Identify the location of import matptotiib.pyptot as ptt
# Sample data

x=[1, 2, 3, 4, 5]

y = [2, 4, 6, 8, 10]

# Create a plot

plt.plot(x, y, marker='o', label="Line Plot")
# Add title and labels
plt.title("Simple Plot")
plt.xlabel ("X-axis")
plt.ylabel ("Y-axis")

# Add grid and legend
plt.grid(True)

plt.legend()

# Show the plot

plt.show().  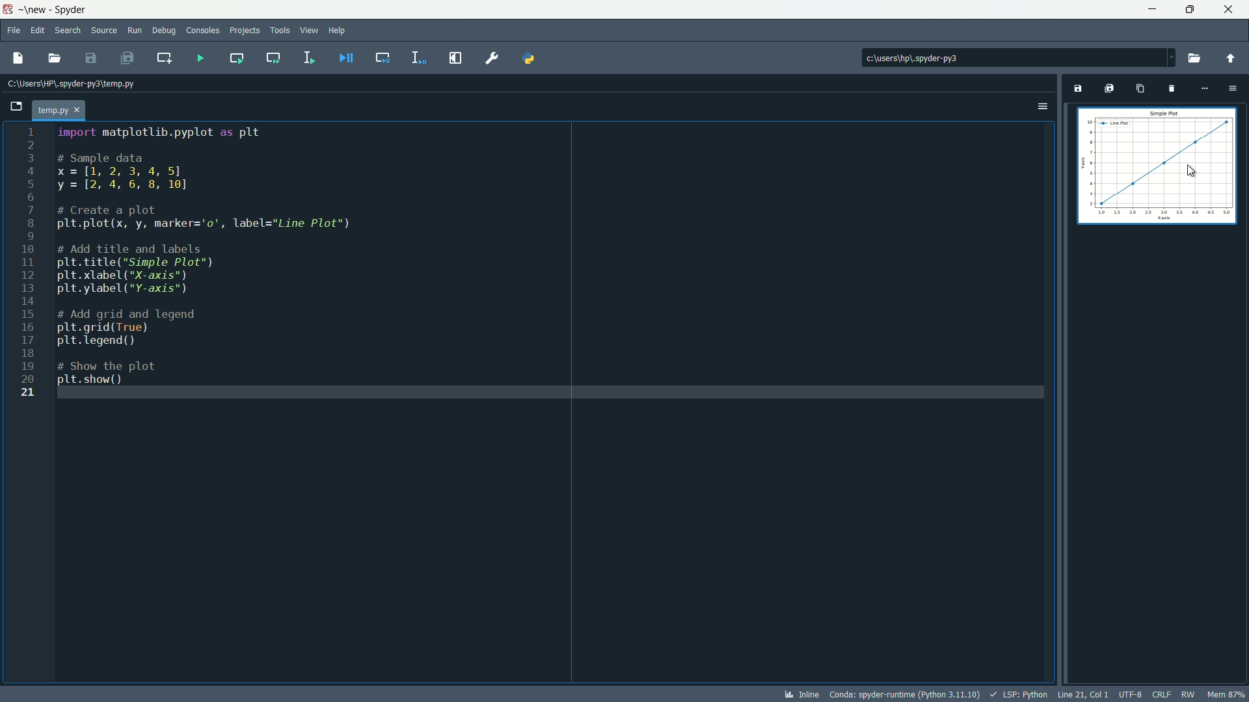
(209, 256).